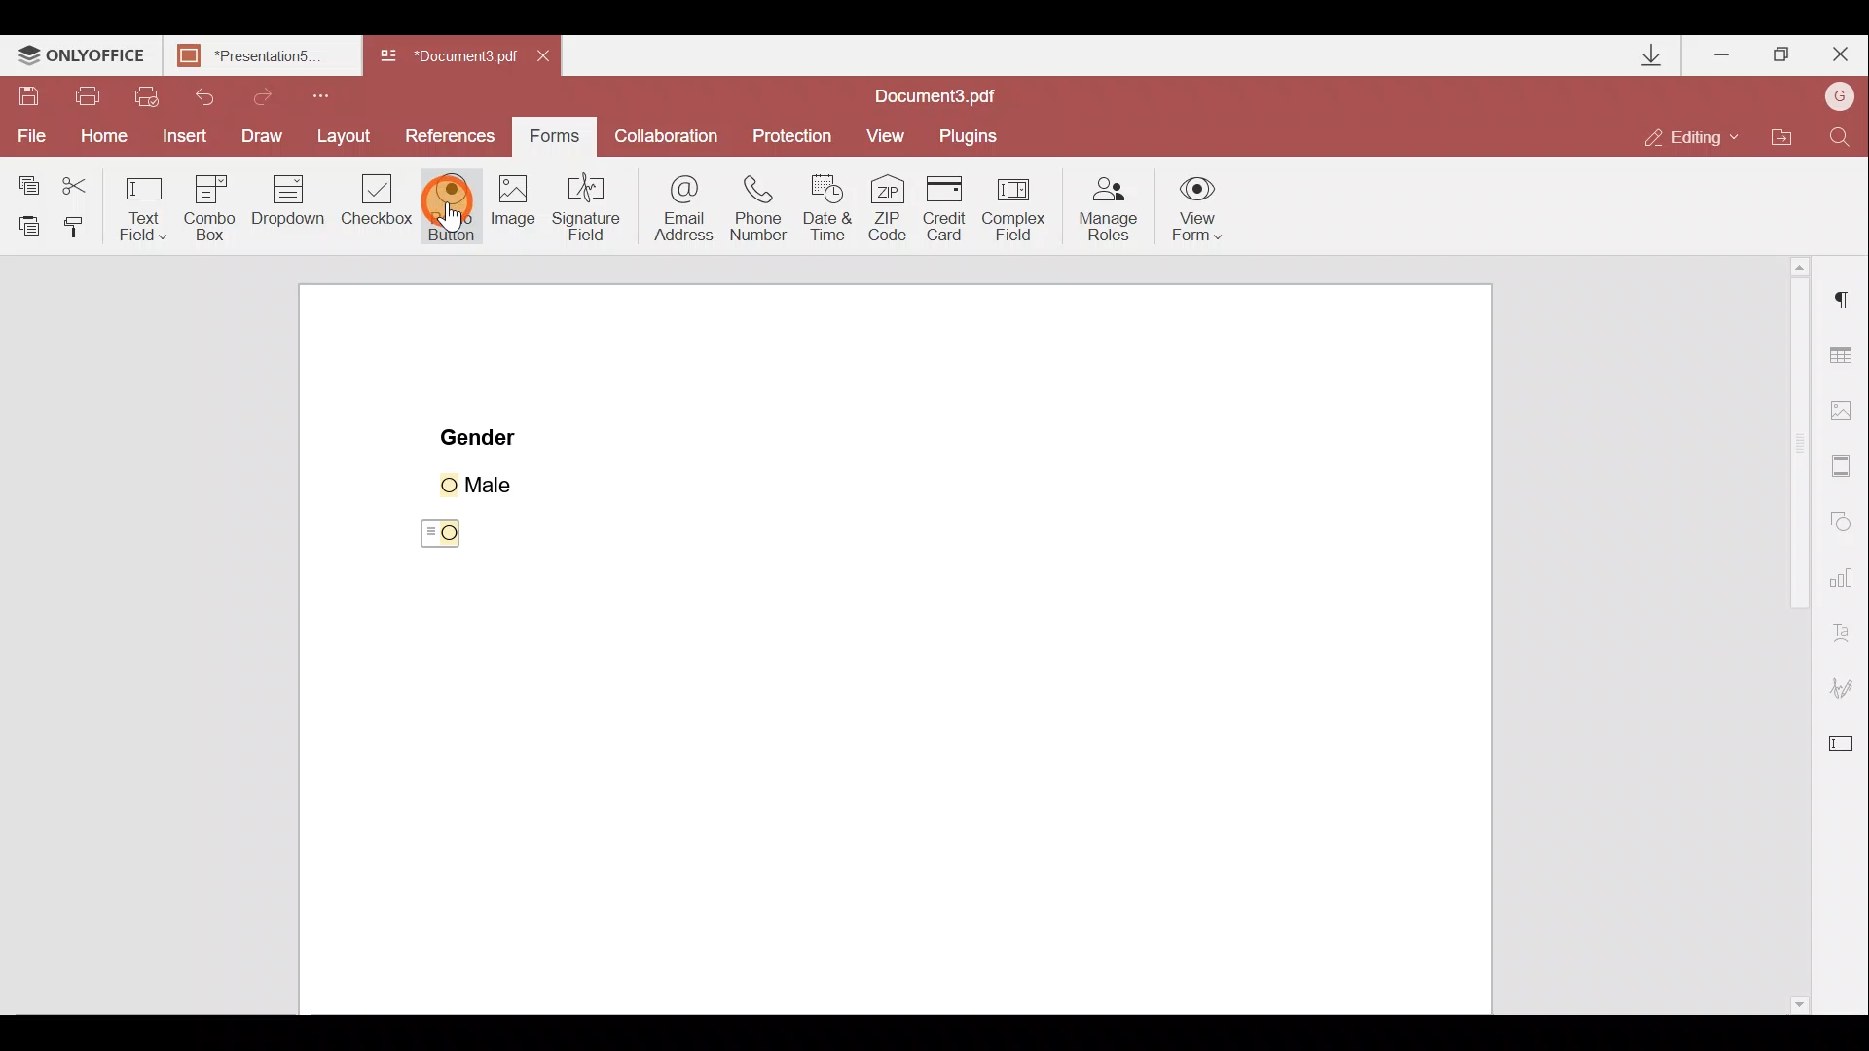 This screenshot has height=1051, width=1869. I want to click on Layout, so click(348, 139).